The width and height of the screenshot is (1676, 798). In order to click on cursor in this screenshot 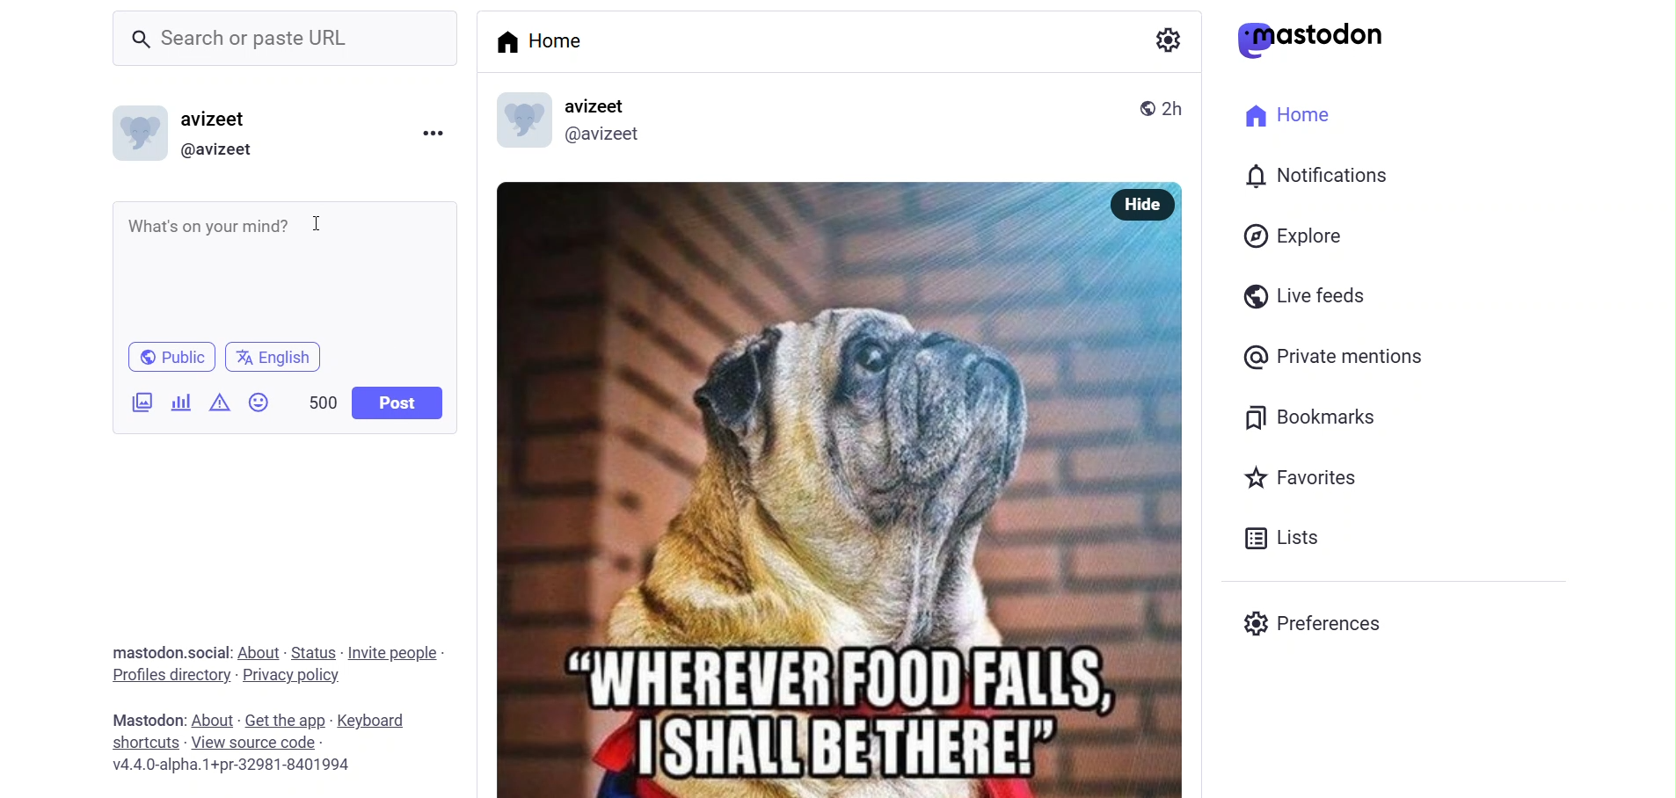, I will do `click(317, 222)`.